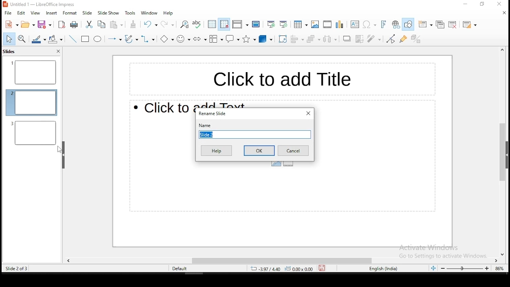 This screenshot has width=510, height=287. What do you see at coordinates (403, 39) in the screenshot?
I see `show gluepoint functions` at bounding box center [403, 39].